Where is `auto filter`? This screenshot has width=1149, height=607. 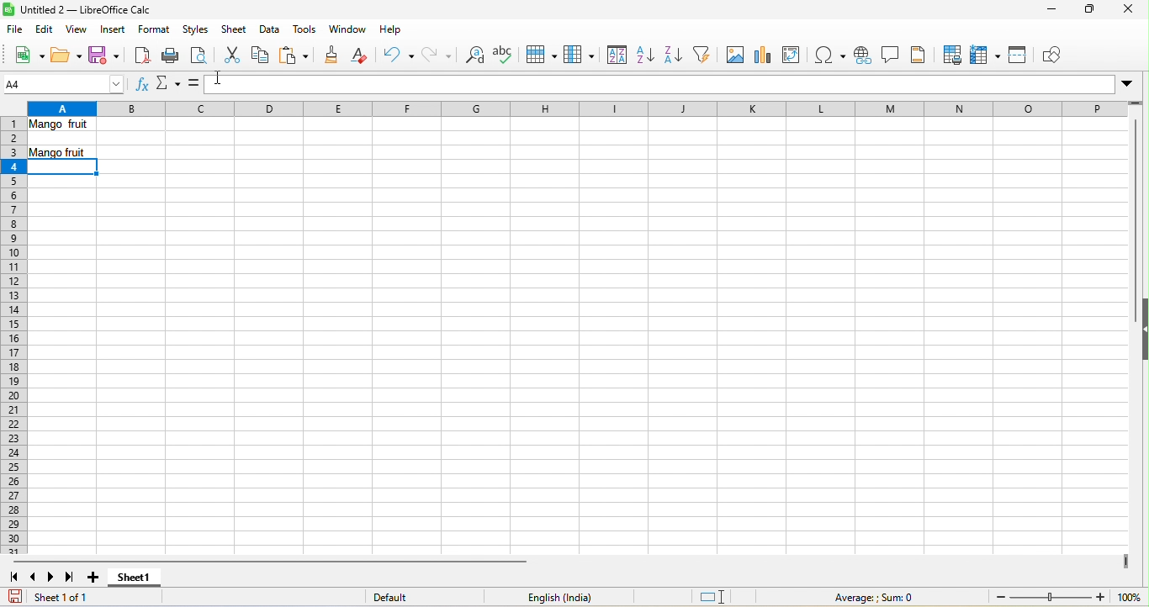
auto filter is located at coordinates (704, 56).